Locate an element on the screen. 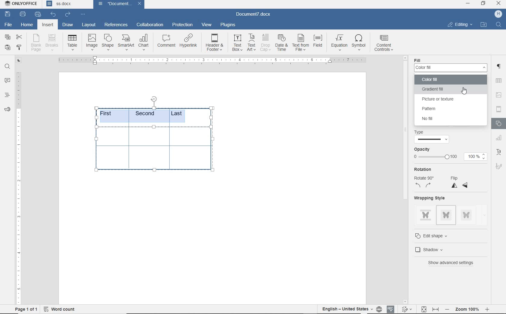 Image resolution: width=506 pixels, height=314 pixels. scroll up is located at coordinates (404, 58).